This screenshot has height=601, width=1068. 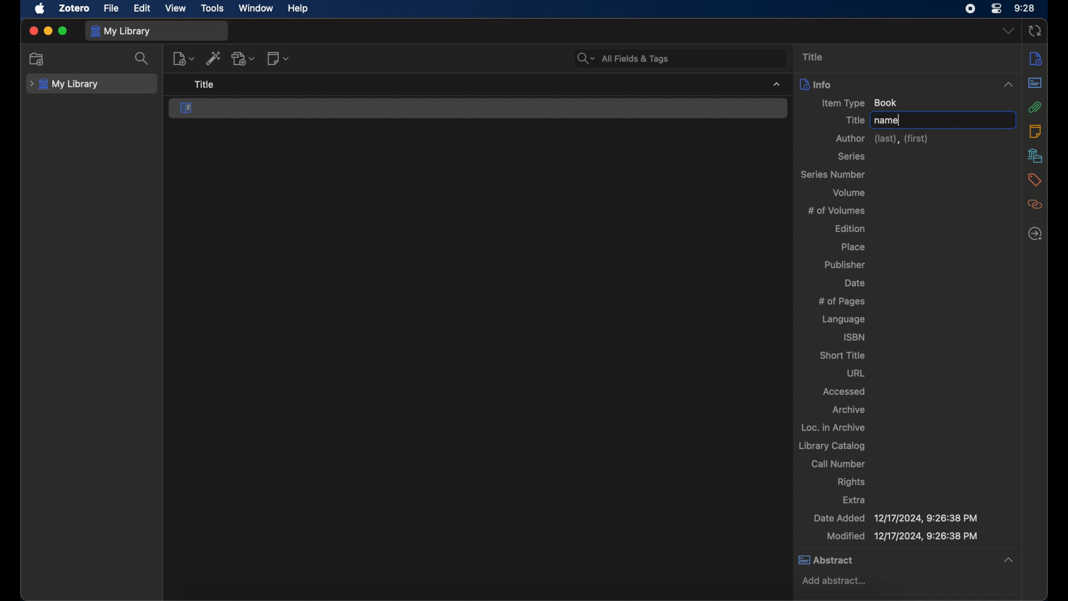 I want to click on screen recorder icon, so click(x=970, y=9).